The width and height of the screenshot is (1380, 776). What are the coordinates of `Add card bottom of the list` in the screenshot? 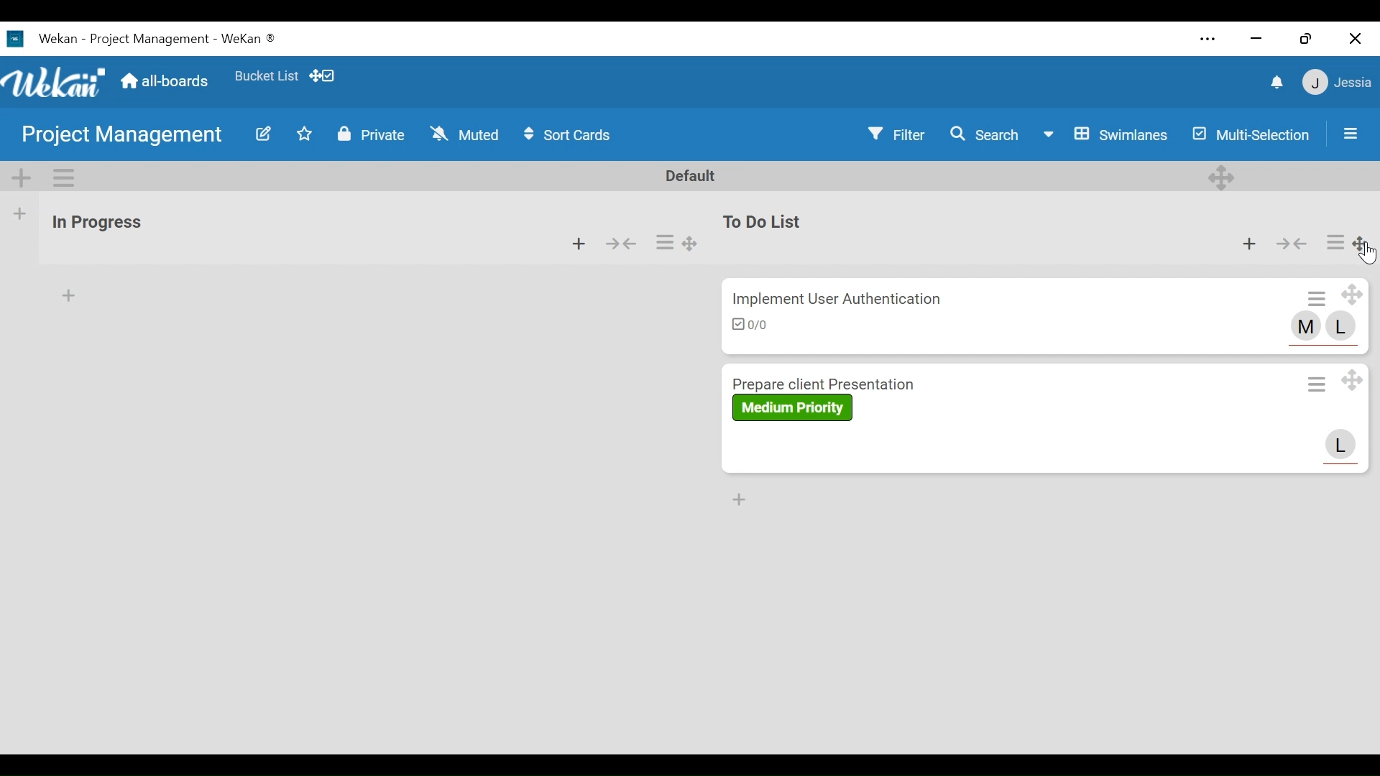 It's located at (737, 501).